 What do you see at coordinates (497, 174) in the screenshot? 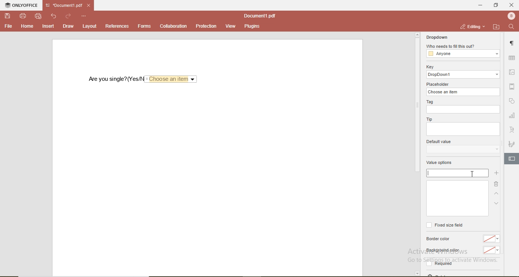
I see `add` at bounding box center [497, 174].